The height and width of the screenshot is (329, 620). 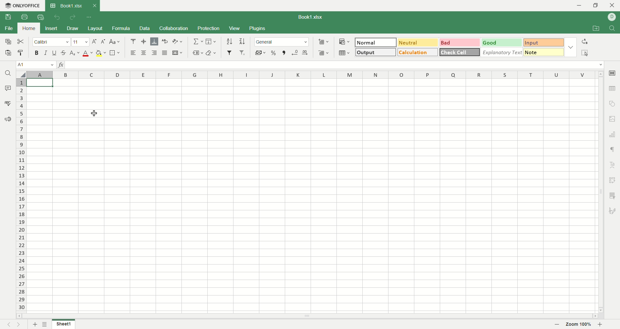 What do you see at coordinates (596, 5) in the screenshot?
I see `maximize` at bounding box center [596, 5].